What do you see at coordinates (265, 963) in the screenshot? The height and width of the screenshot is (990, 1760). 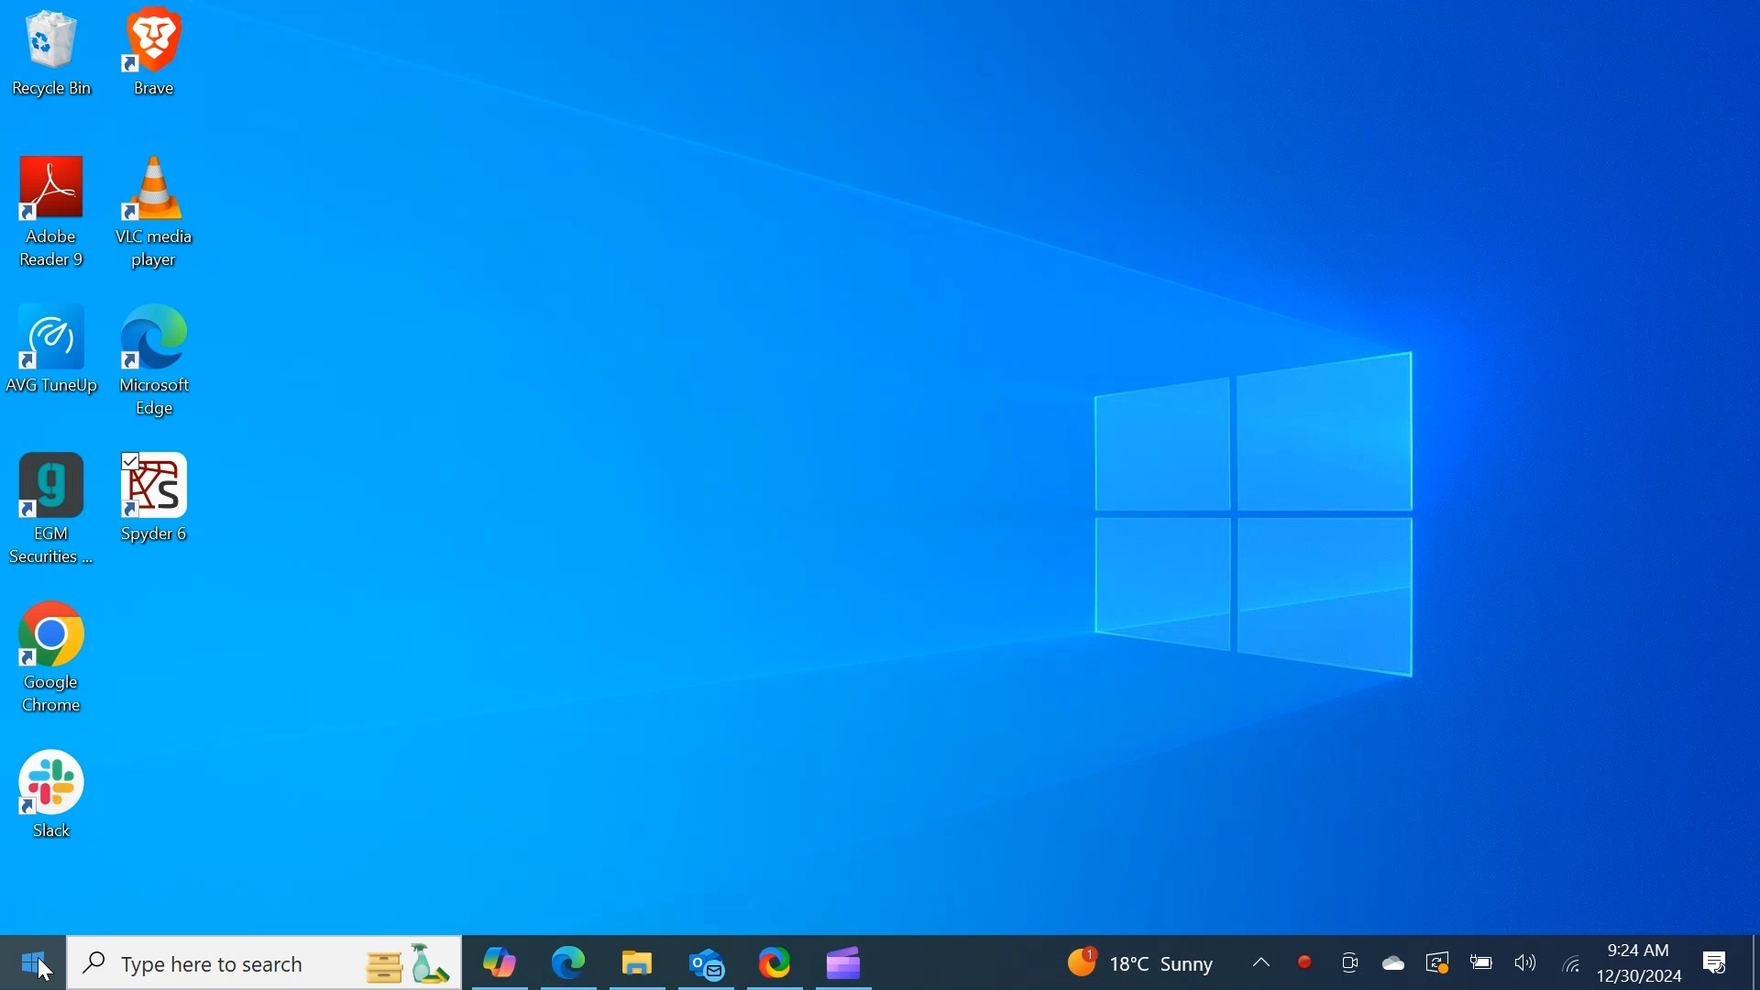 I see `Search` at bounding box center [265, 963].